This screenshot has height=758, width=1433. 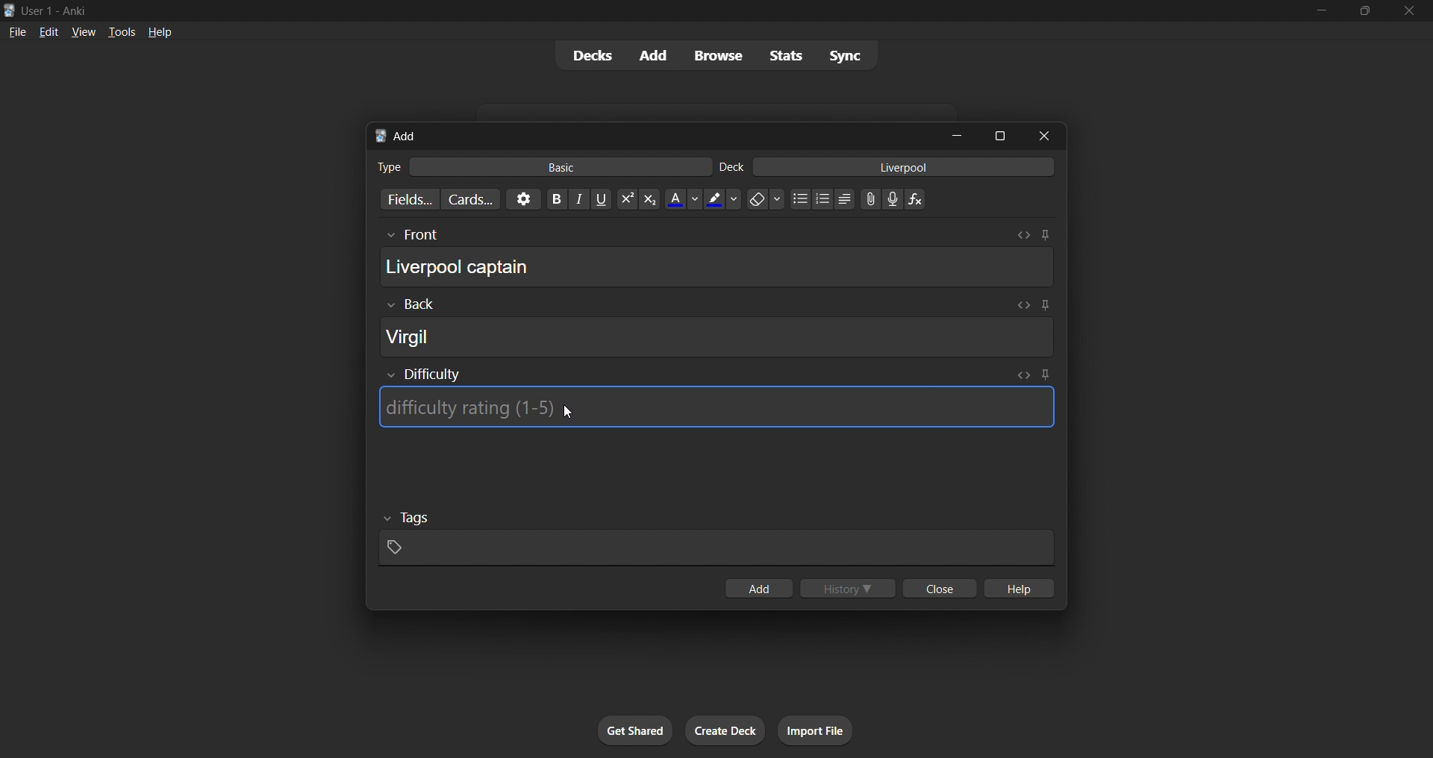 What do you see at coordinates (717, 336) in the screenshot?
I see `card back field input box` at bounding box center [717, 336].